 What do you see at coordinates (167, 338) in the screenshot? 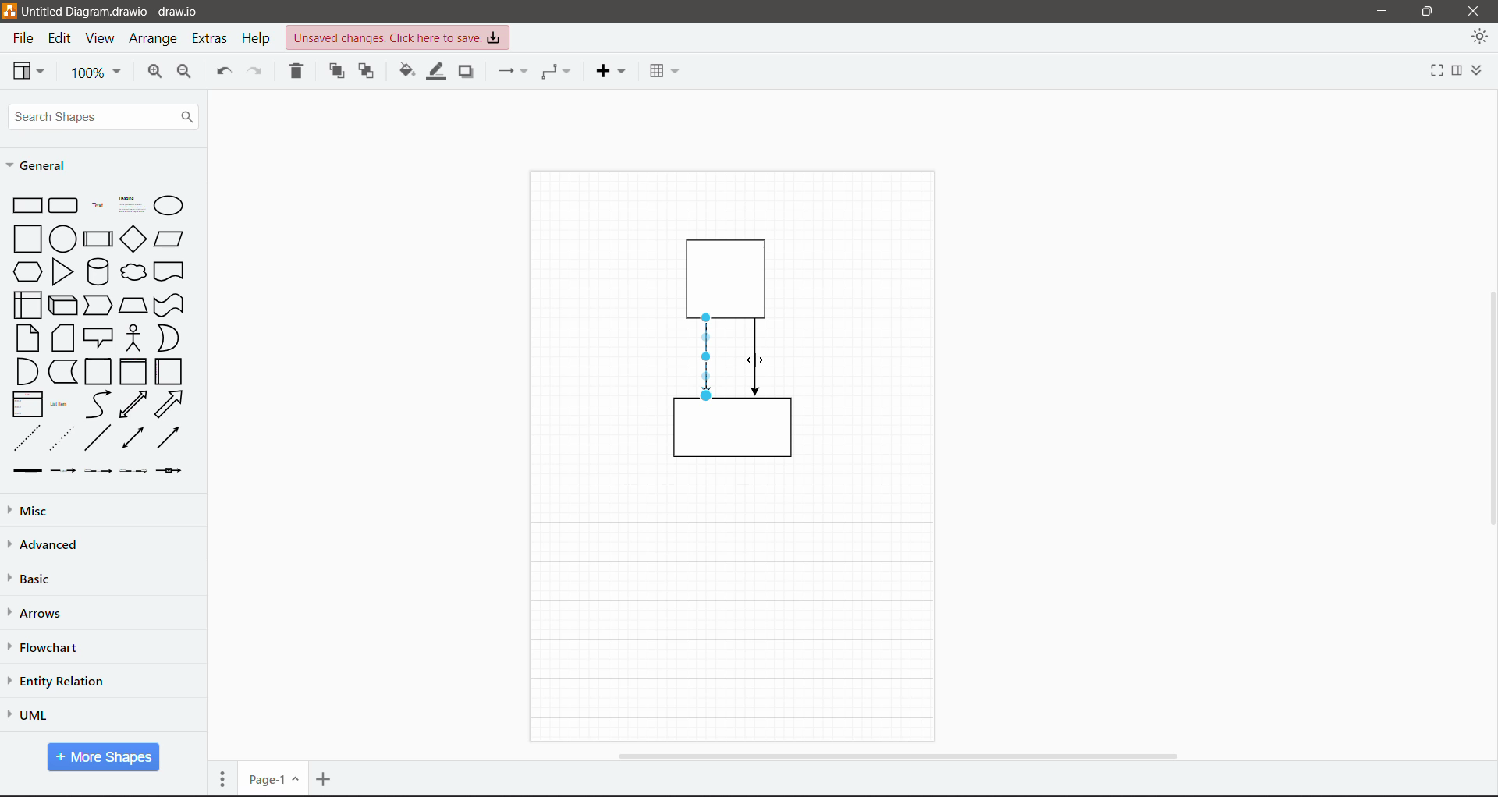
I see `Or` at bounding box center [167, 338].